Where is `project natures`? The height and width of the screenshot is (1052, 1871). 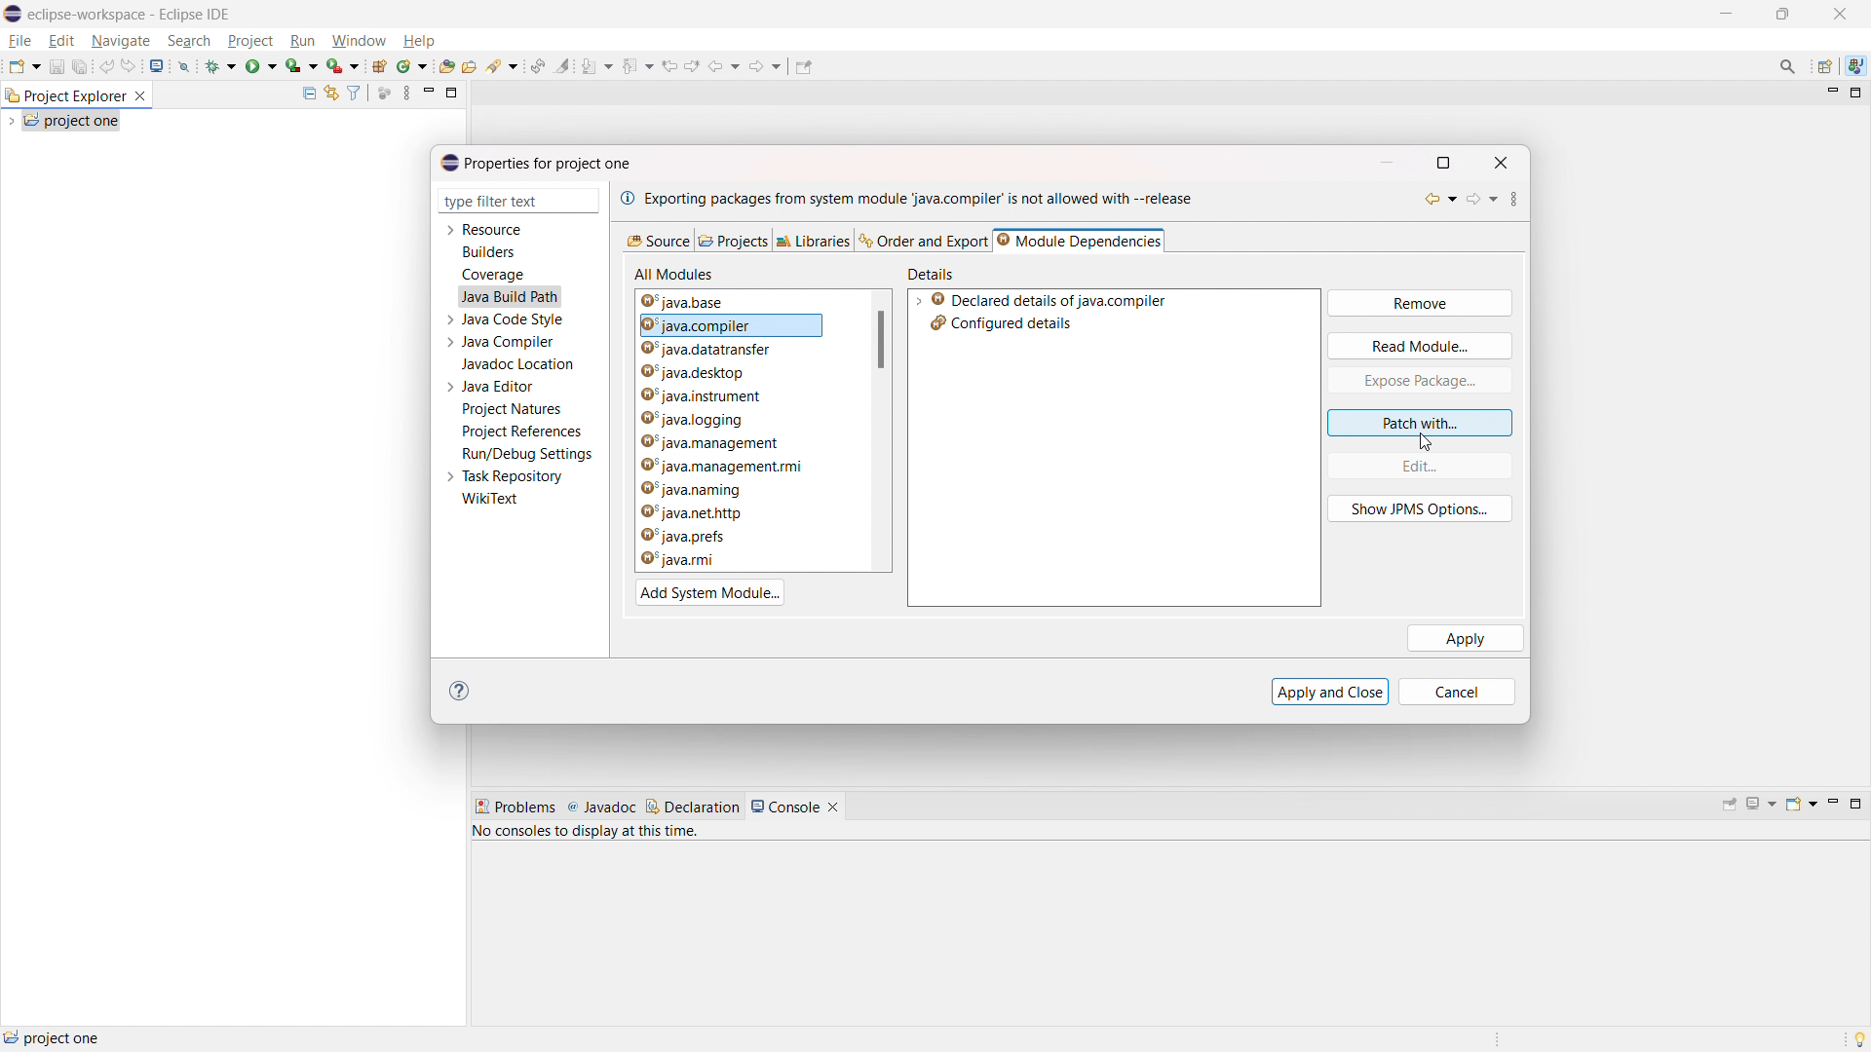
project natures is located at coordinates (513, 409).